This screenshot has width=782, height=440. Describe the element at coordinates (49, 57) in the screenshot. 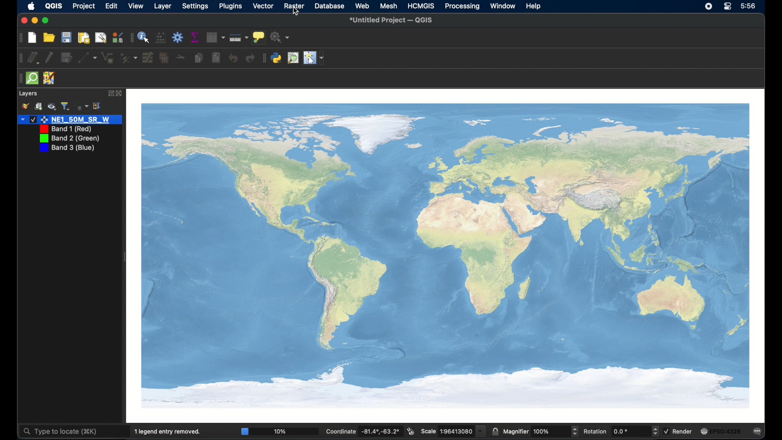

I see `toggle editing` at that location.